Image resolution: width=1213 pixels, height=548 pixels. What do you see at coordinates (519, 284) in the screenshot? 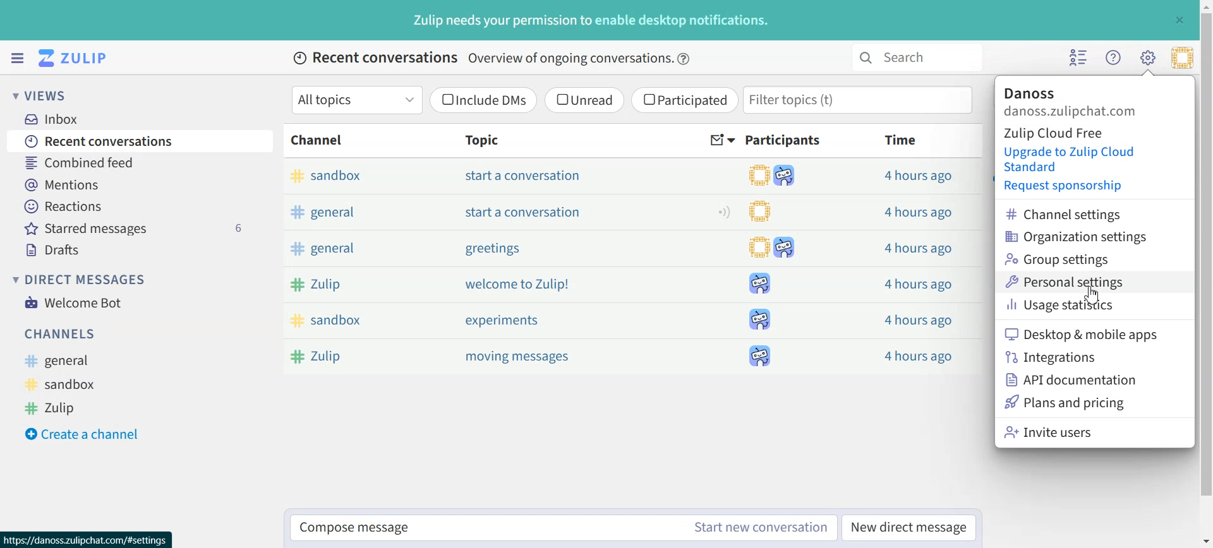
I see `Welcome to zulip` at bounding box center [519, 284].